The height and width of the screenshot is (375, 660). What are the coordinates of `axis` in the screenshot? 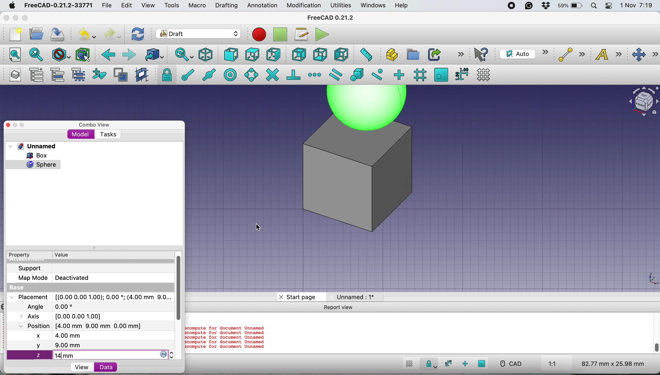 It's located at (66, 316).